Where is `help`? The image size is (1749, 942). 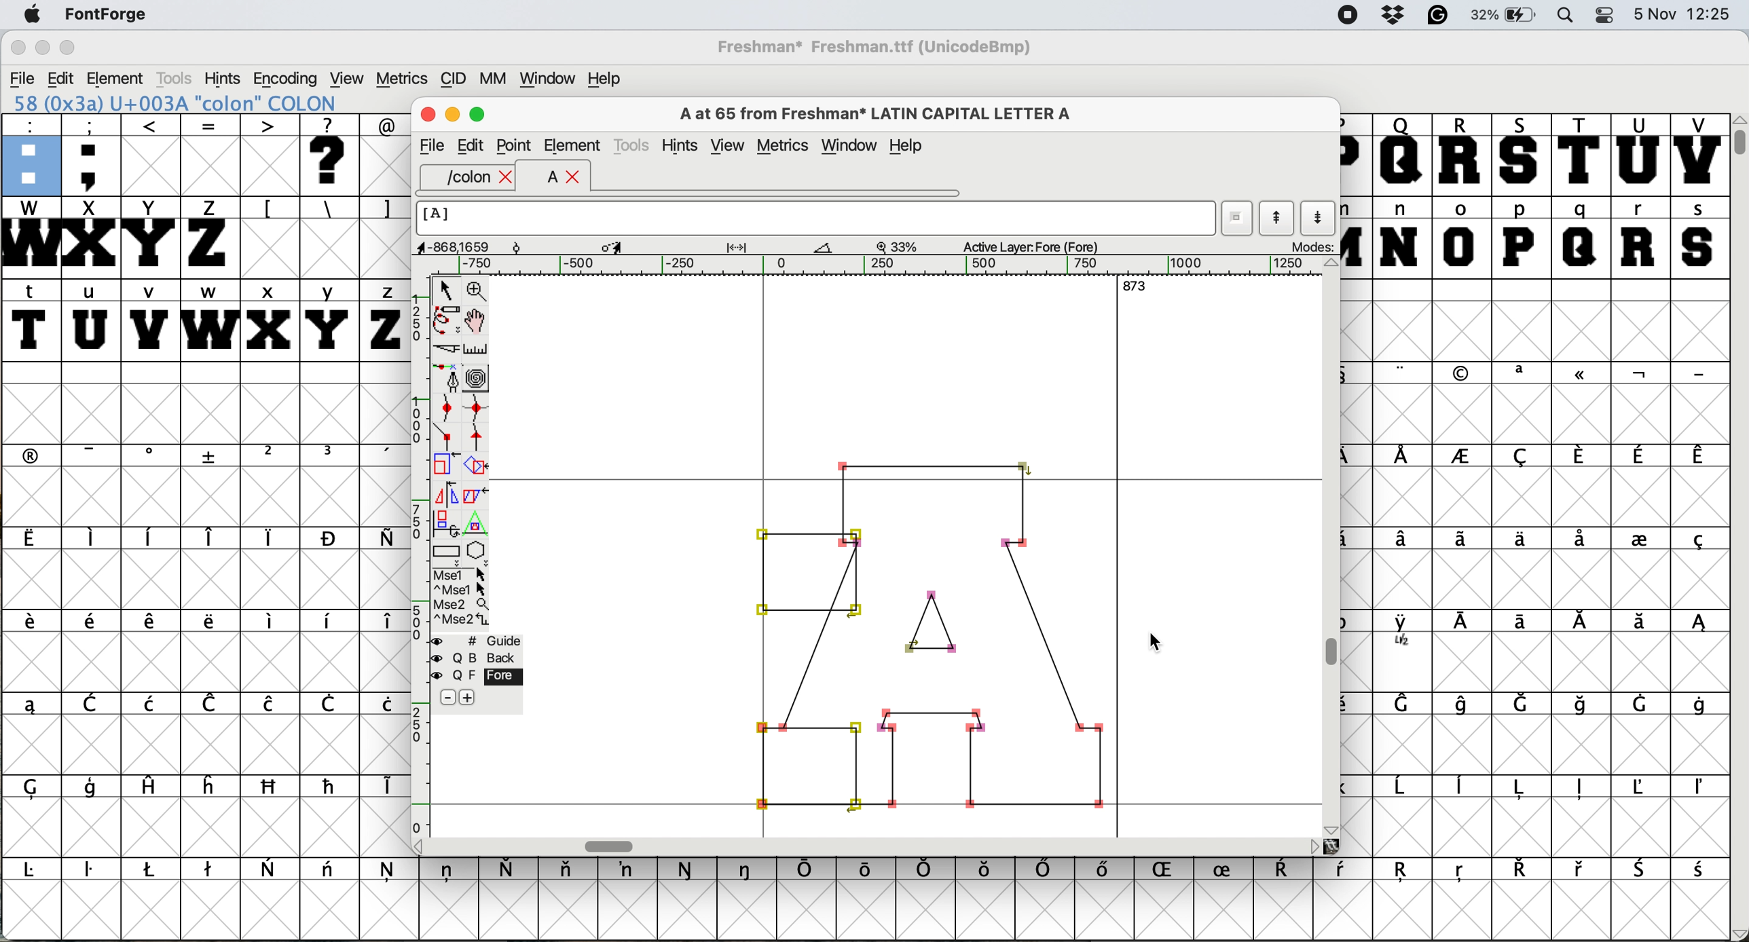
help is located at coordinates (908, 147).